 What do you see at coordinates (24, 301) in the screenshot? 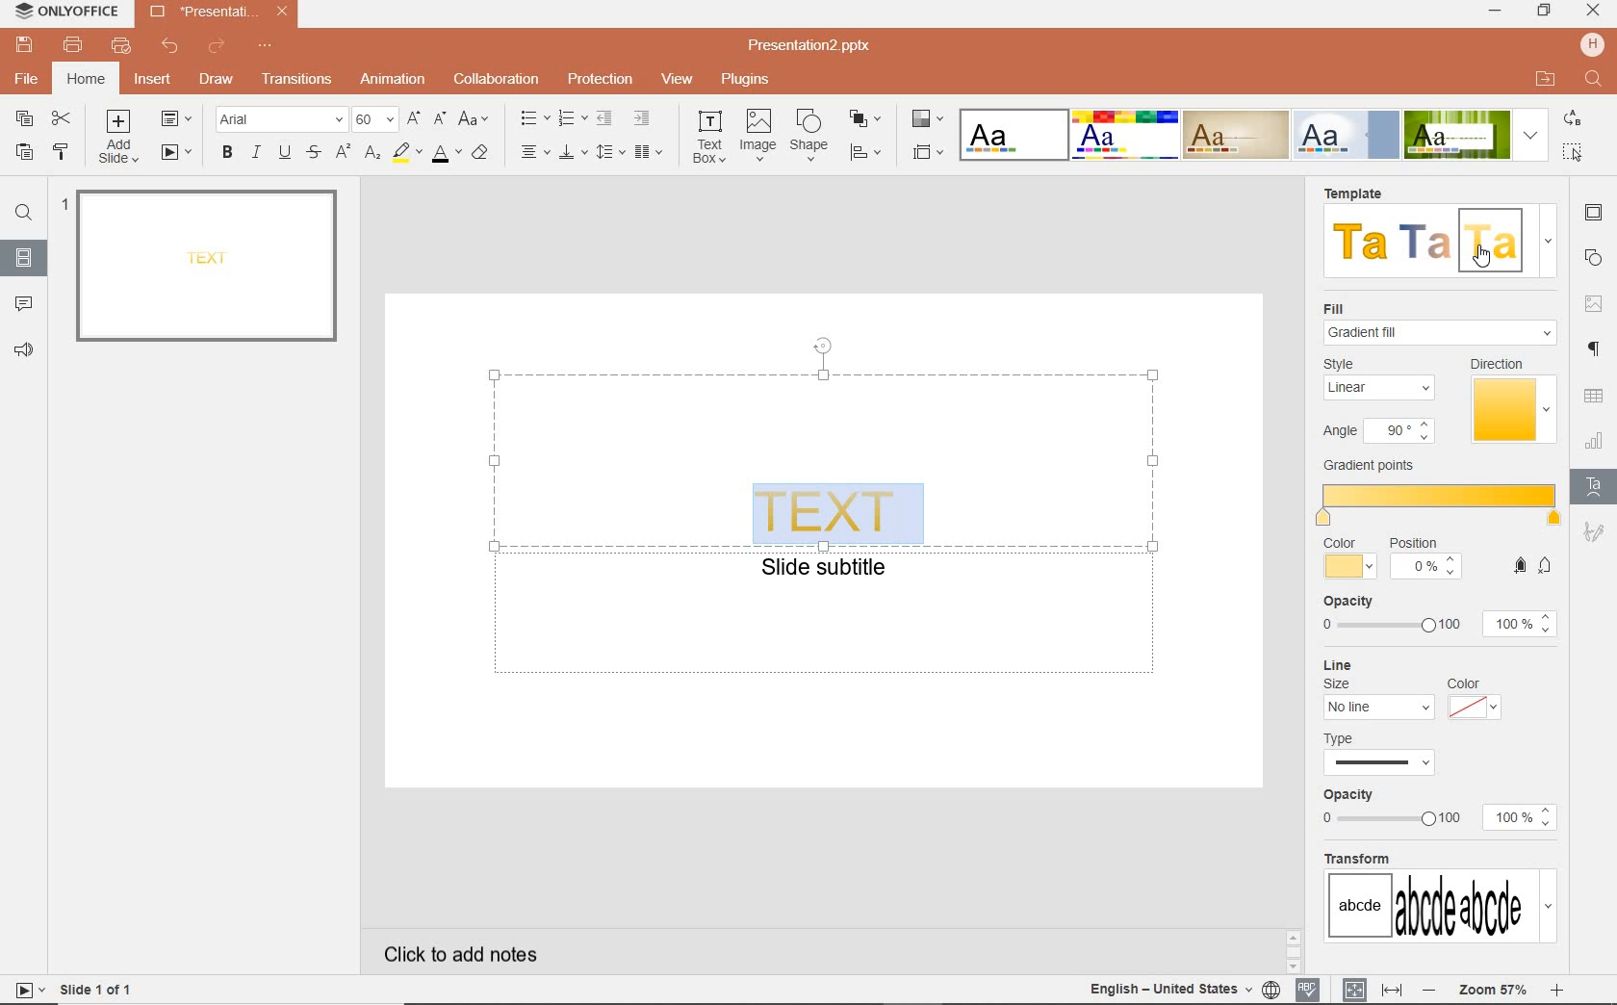
I see `COMMENTS` at bounding box center [24, 301].